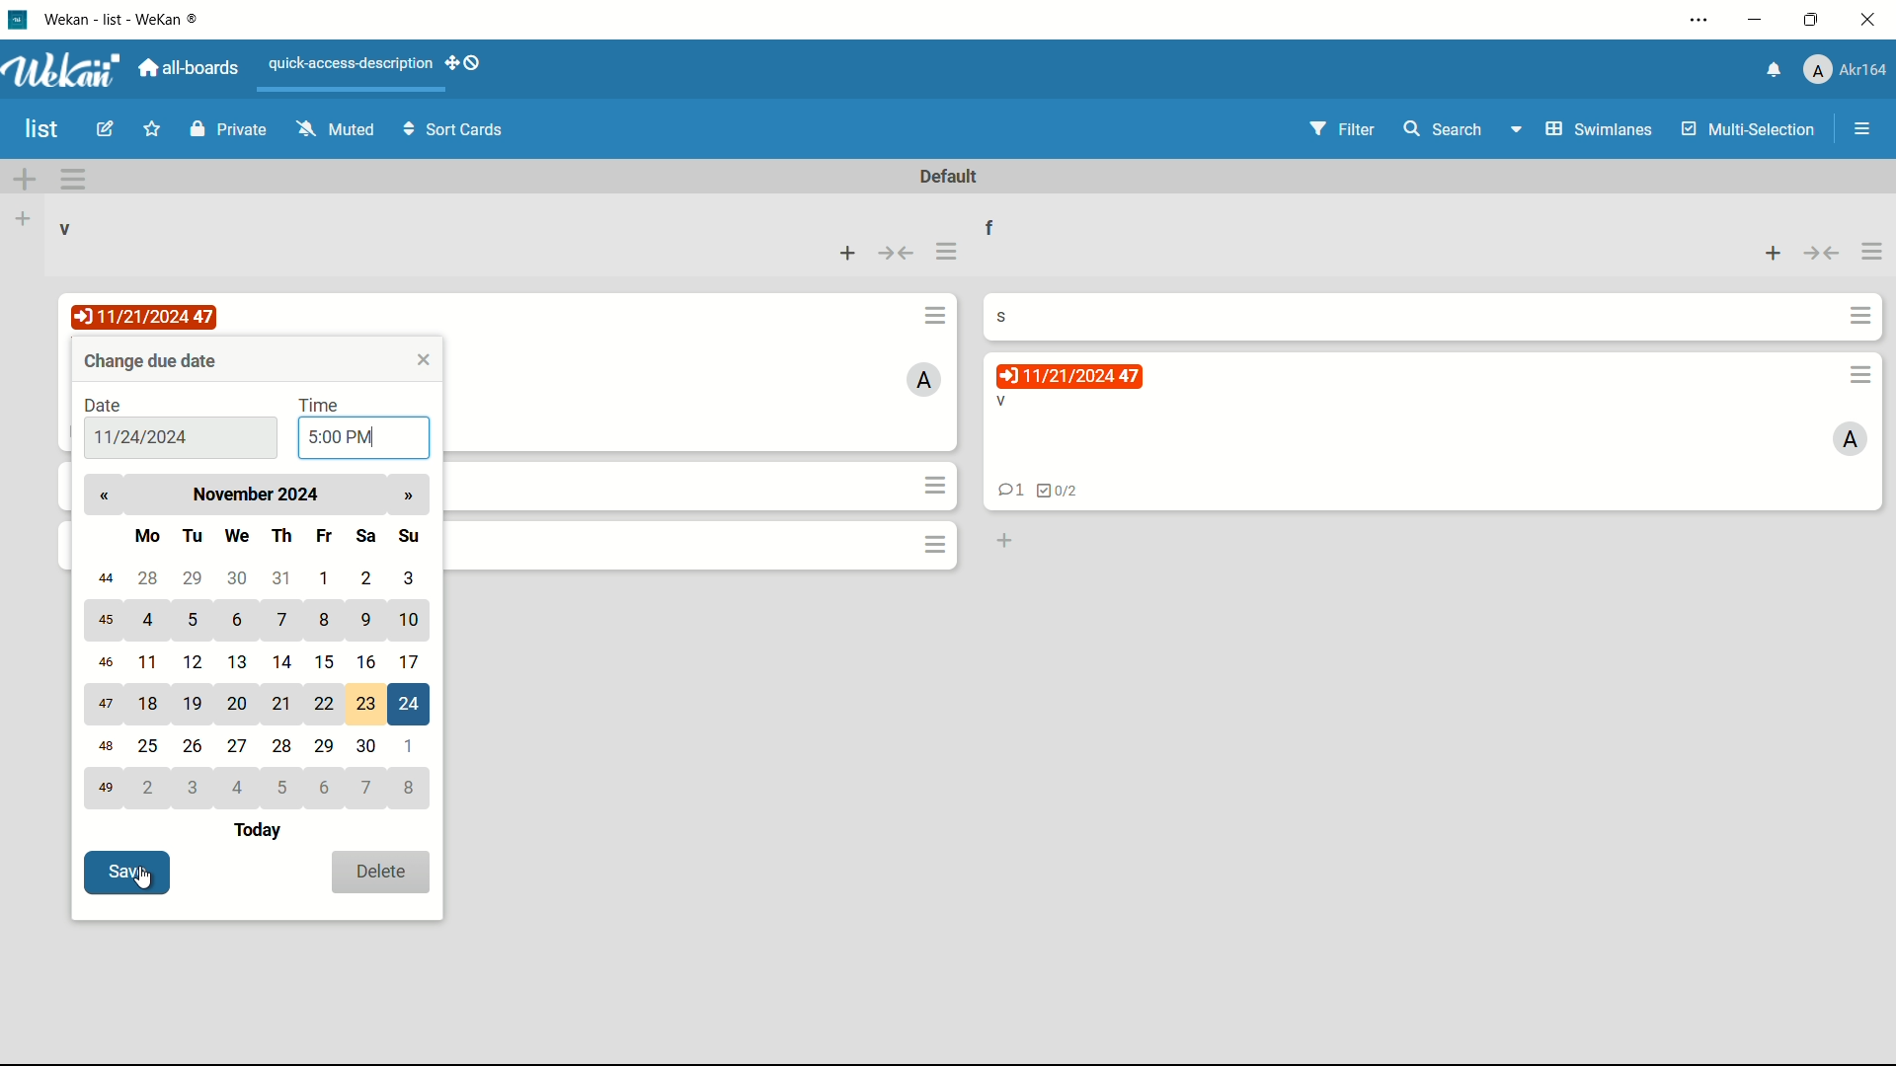  I want to click on 1, so click(413, 745).